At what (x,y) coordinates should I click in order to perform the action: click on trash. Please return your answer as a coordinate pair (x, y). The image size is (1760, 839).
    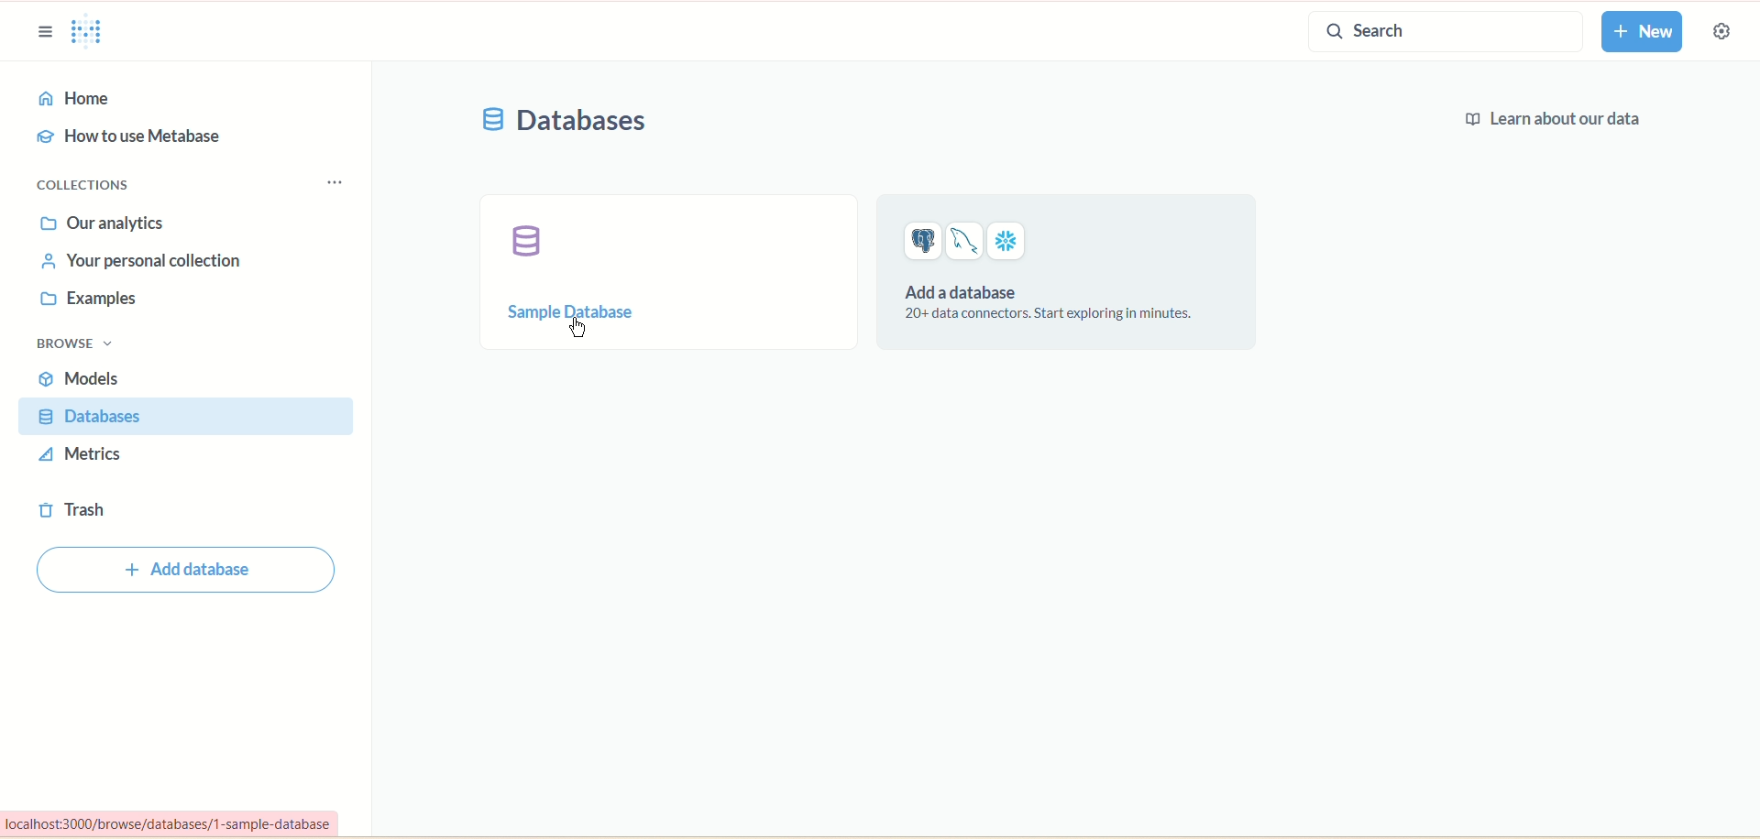
    Looking at the image, I should click on (73, 509).